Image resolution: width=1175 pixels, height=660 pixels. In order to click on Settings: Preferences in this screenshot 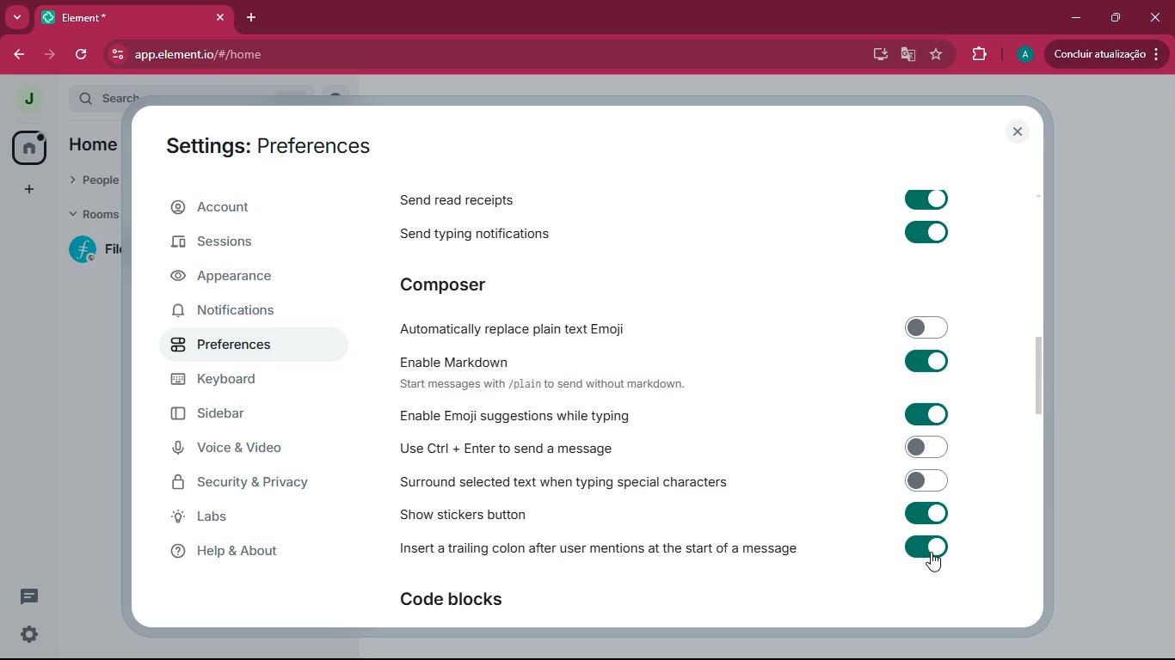, I will do `click(274, 144)`.